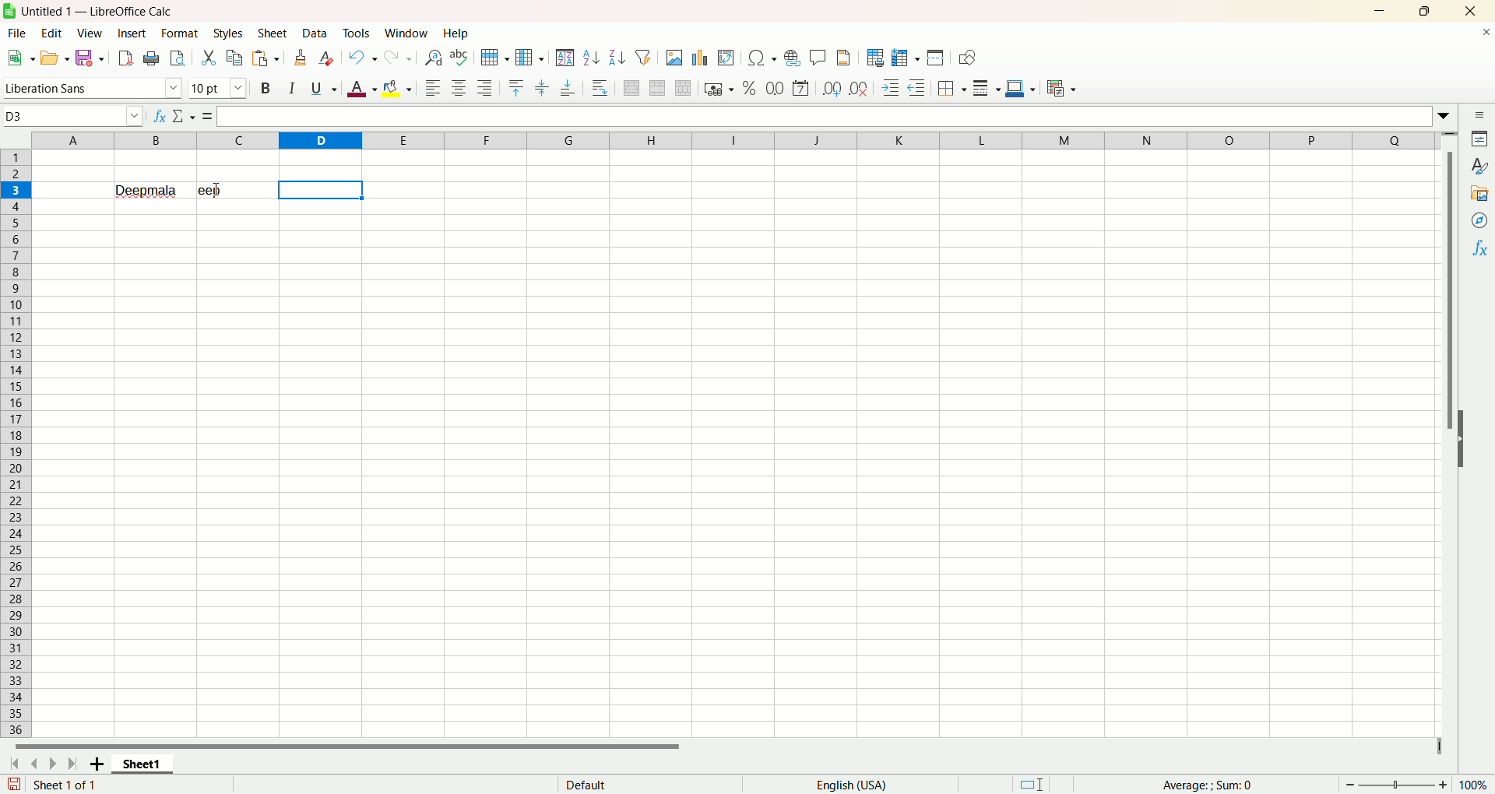 Image resolution: width=1495 pixels, height=794 pixels. Describe the element at coordinates (831, 90) in the screenshot. I see `Add decimal place` at that location.